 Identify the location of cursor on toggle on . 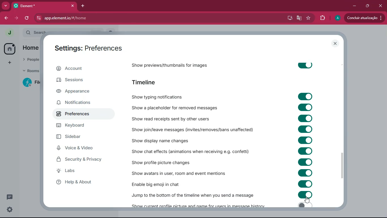
(308, 200).